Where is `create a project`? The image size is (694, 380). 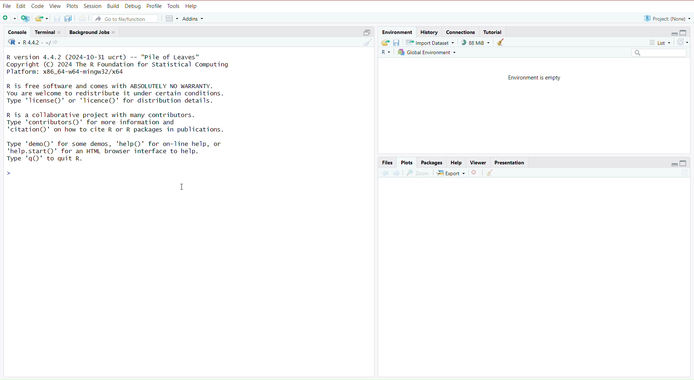 create a project is located at coordinates (26, 19).